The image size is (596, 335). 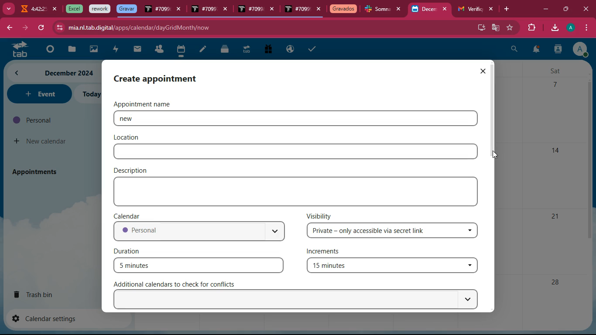 I want to click on image, so click(x=94, y=50).